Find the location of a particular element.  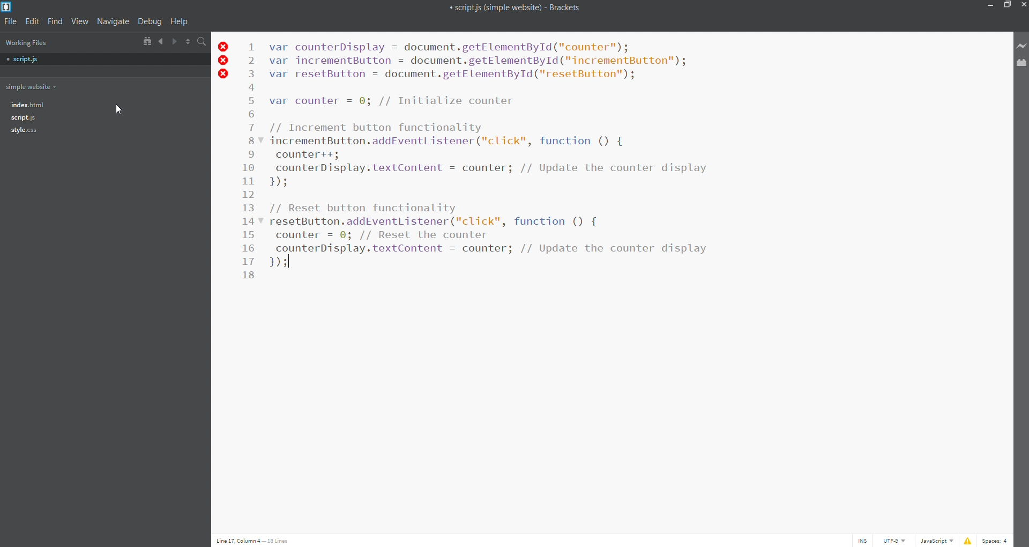

split horizontally/vertically is located at coordinates (189, 41).